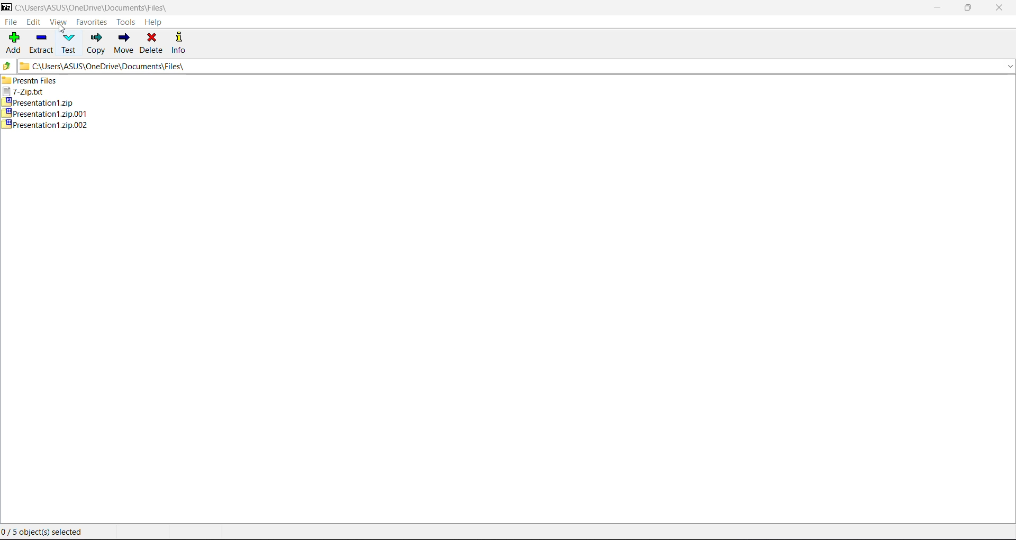 The image size is (1016, 540). Describe the element at coordinates (47, 125) in the screenshot. I see `Presentation1.zip.002` at that location.